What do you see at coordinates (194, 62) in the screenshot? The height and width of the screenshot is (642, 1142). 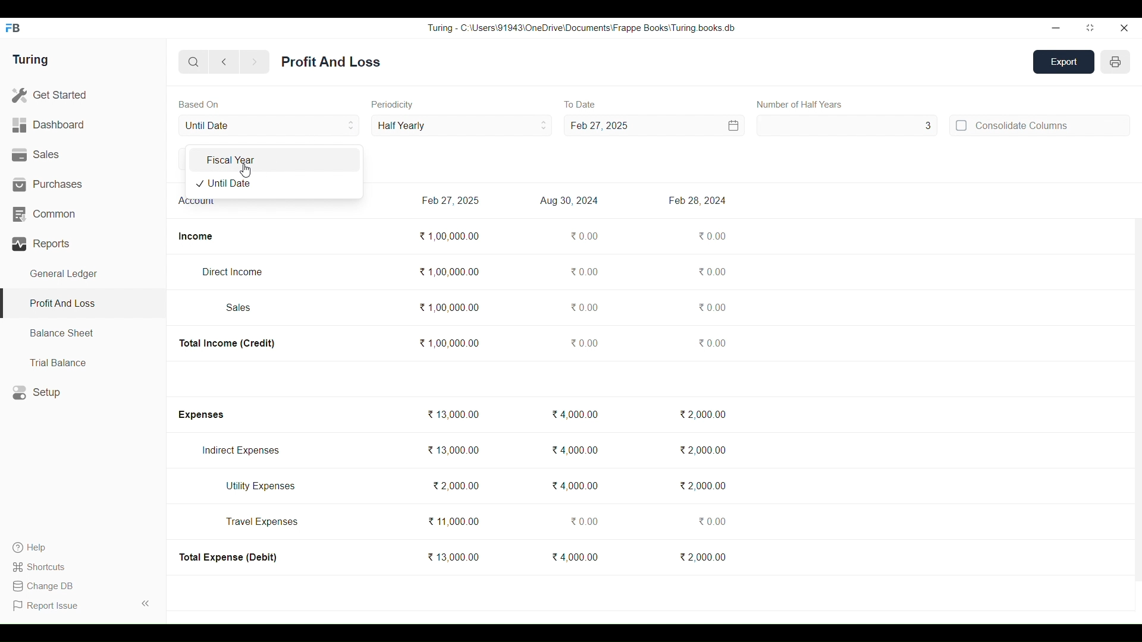 I see `Search` at bounding box center [194, 62].